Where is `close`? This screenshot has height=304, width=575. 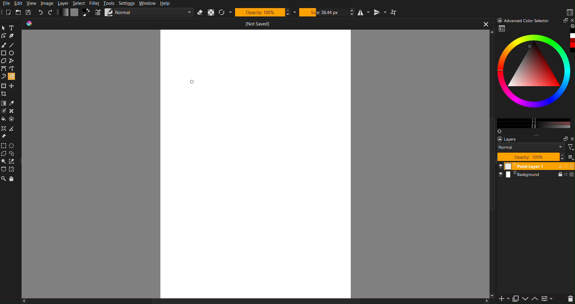 close is located at coordinates (485, 25).